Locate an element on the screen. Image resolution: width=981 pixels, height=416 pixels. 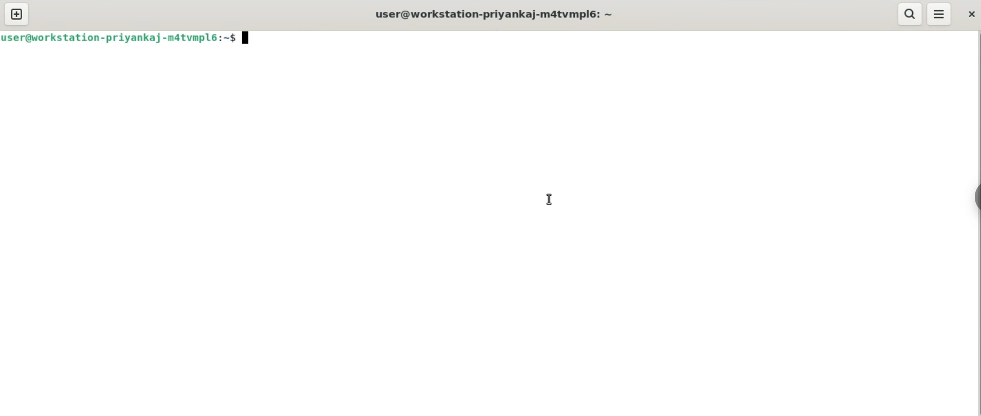
close is located at coordinates (967, 13).